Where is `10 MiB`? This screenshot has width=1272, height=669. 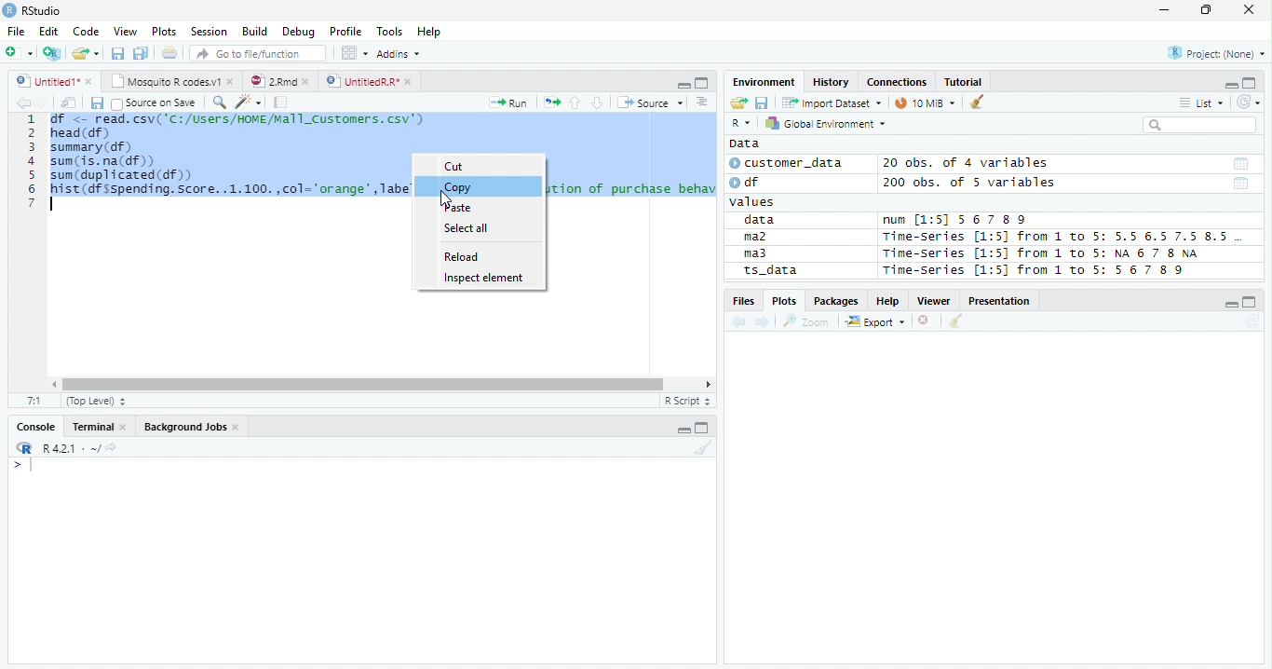
10 MiB is located at coordinates (927, 102).